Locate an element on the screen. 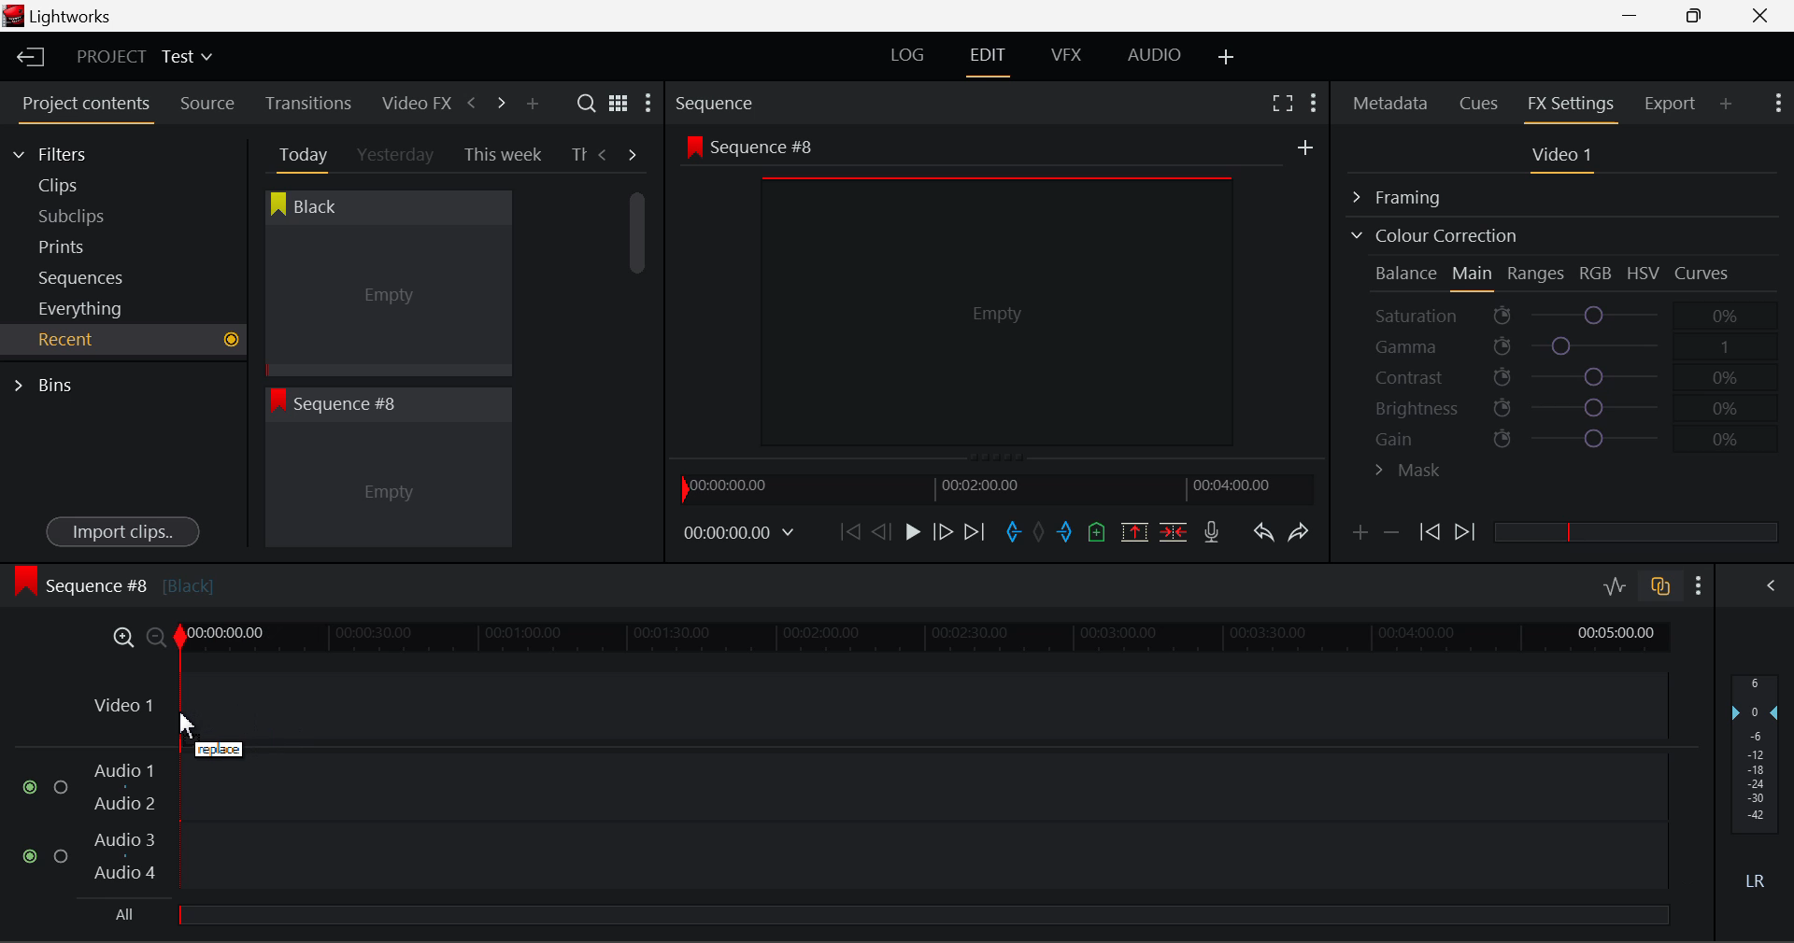  Play is located at coordinates (910, 533).